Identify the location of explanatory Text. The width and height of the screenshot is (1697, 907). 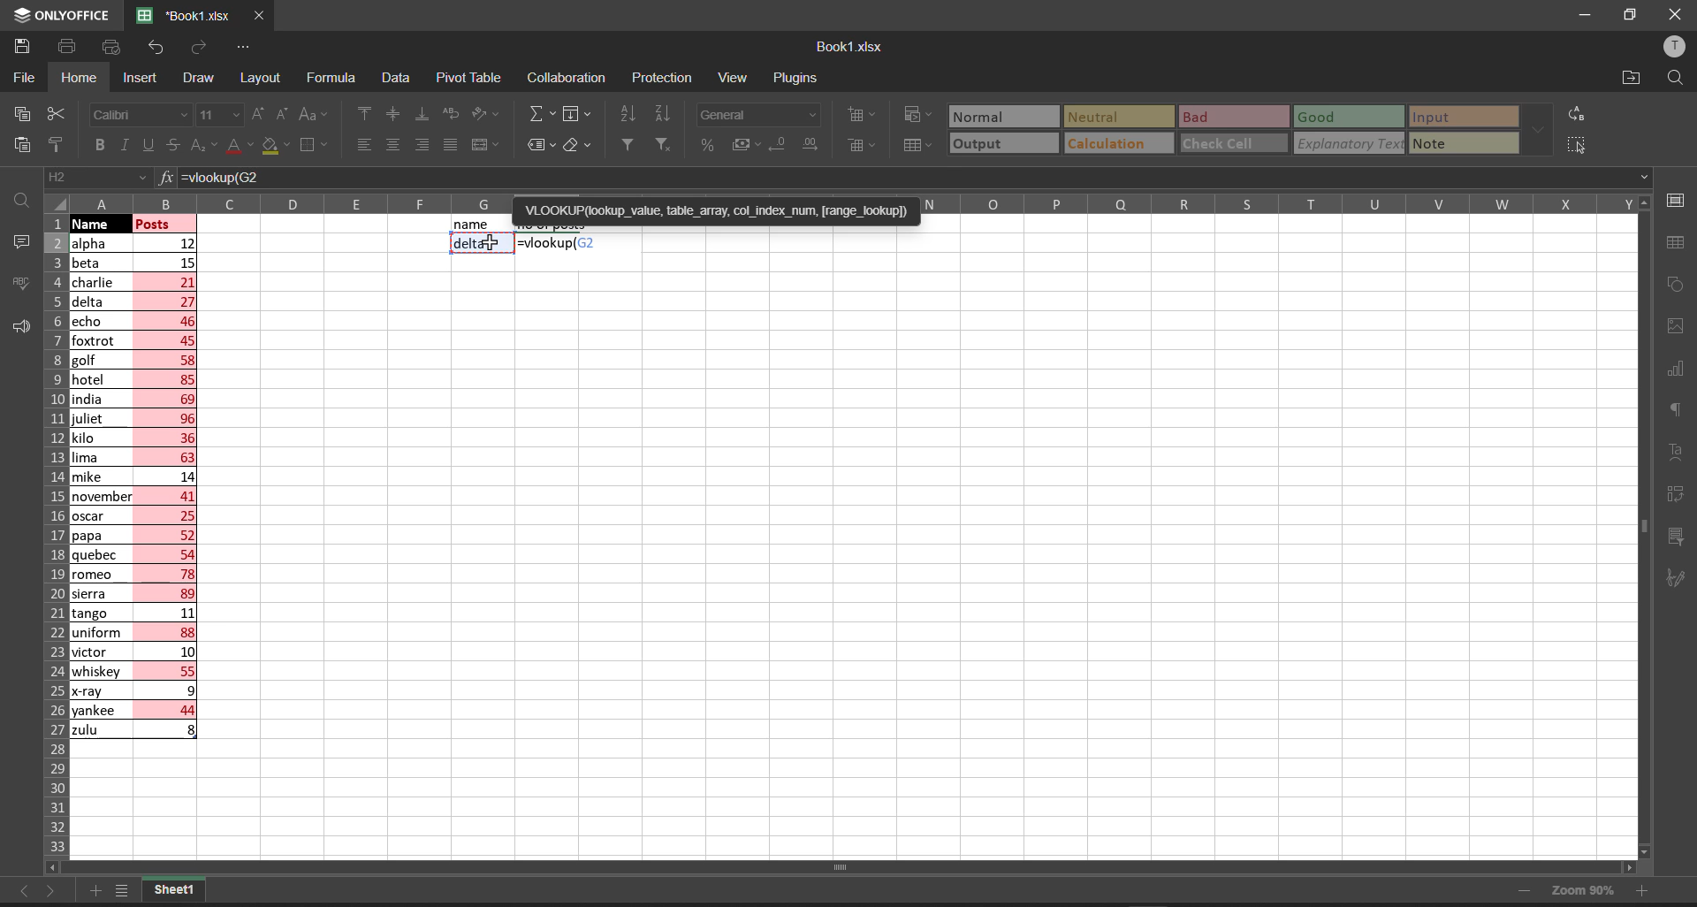
(1347, 143).